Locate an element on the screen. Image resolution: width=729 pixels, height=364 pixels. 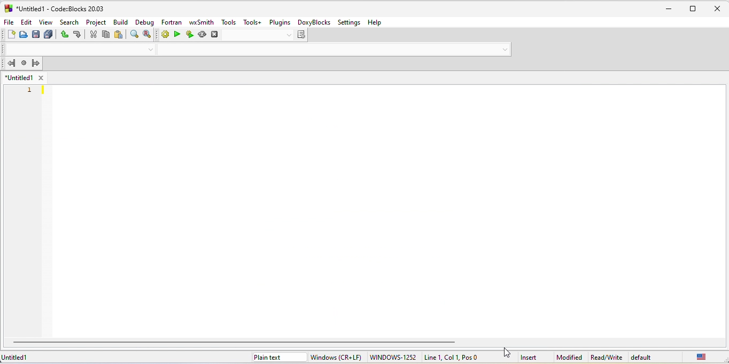
find is located at coordinates (135, 34).